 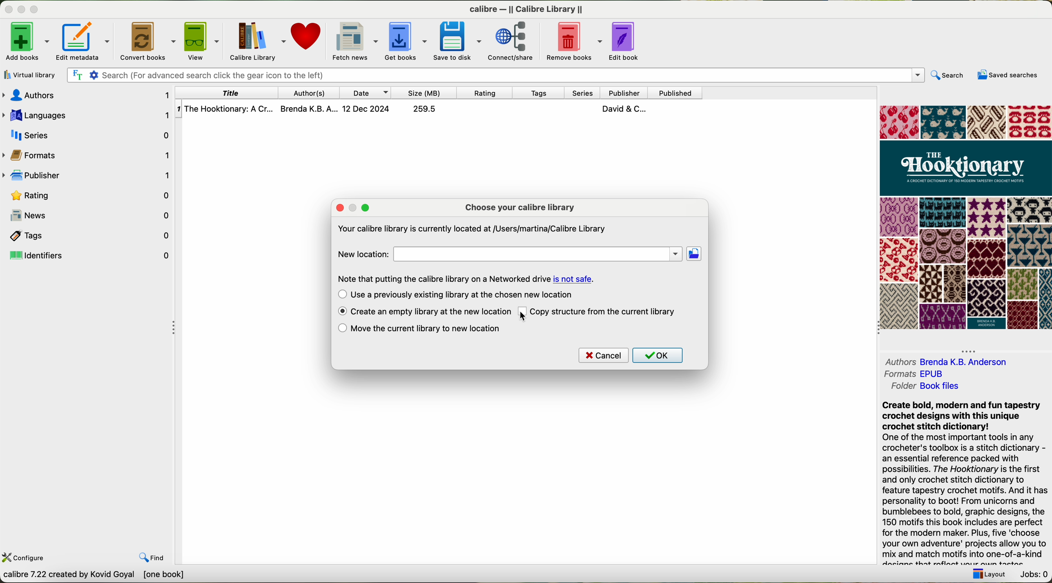 What do you see at coordinates (117, 576) in the screenshot?
I see `calibre 7.22 created by Kavid Goyal [one book]` at bounding box center [117, 576].